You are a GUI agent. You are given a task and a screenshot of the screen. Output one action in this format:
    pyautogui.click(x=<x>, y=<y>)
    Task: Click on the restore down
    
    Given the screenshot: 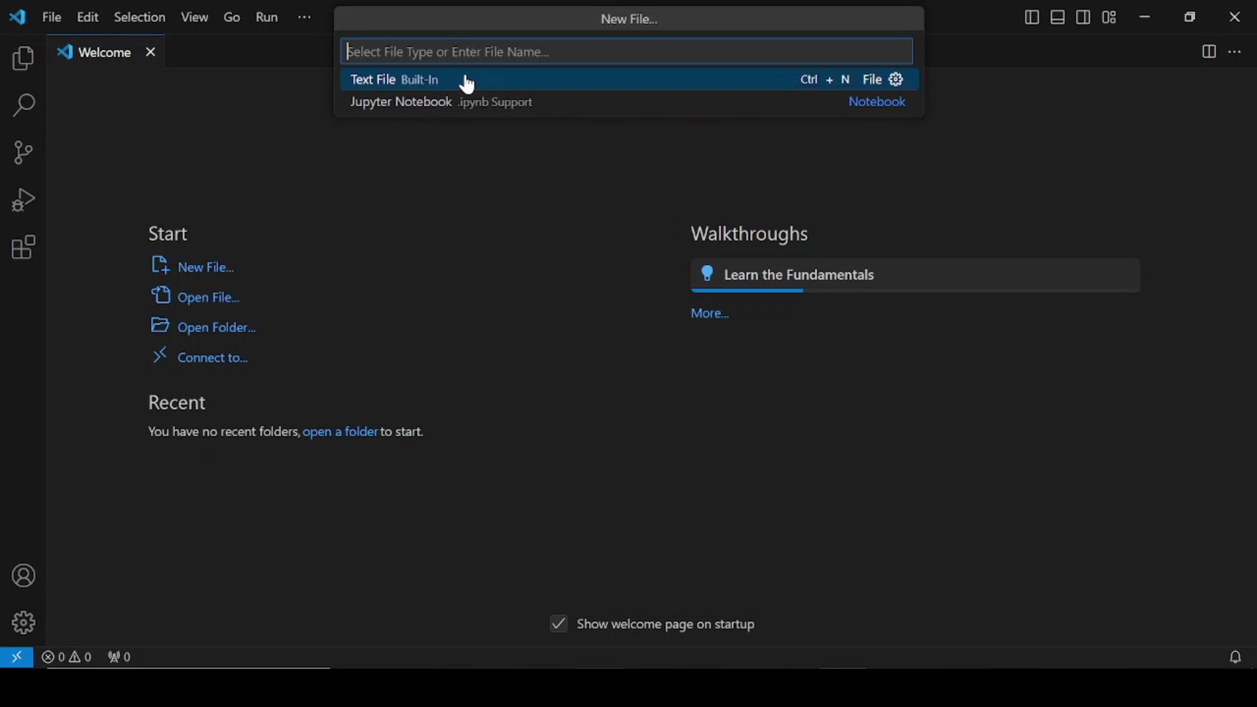 What is the action you would take?
    pyautogui.click(x=1190, y=16)
    